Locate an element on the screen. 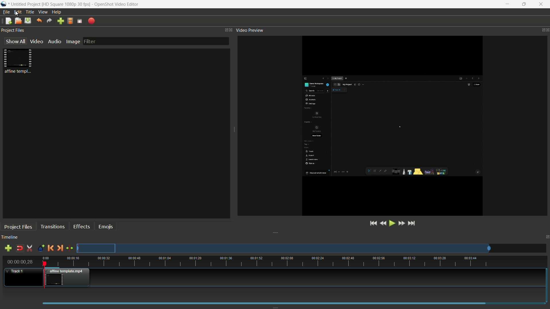 This screenshot has height=309, width=550. disable snap is located at coordinates (19, 248).